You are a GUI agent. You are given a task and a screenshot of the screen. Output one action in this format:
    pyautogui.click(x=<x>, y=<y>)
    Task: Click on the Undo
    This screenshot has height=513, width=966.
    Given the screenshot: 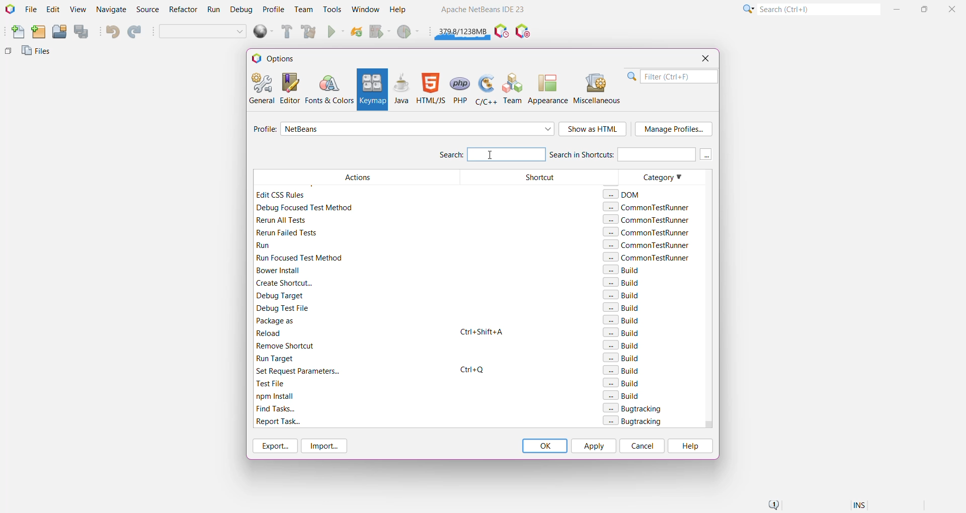 What is the action you would take?
    pyautogui.click(x=112, y=32)
    